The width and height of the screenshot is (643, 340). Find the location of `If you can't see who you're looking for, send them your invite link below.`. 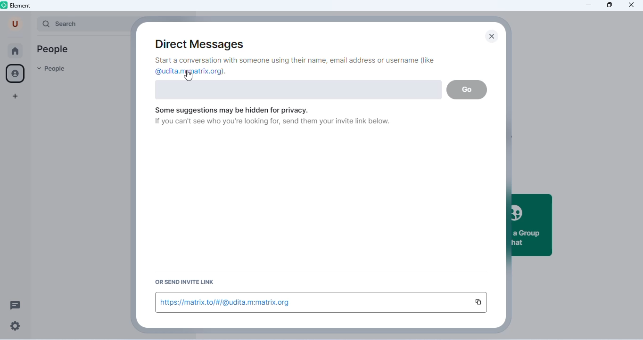

If you can't see who you're looking for, send them your invite link below. is located at coordinates (272, 121).